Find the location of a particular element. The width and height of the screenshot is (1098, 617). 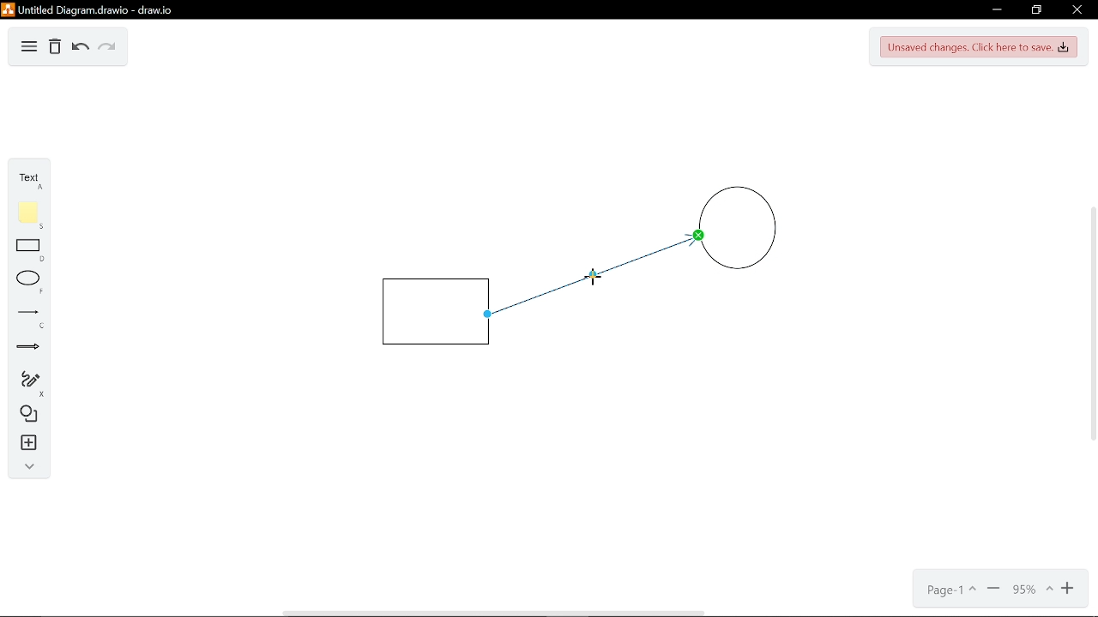

Diagram is located at coordinates (26, 413).